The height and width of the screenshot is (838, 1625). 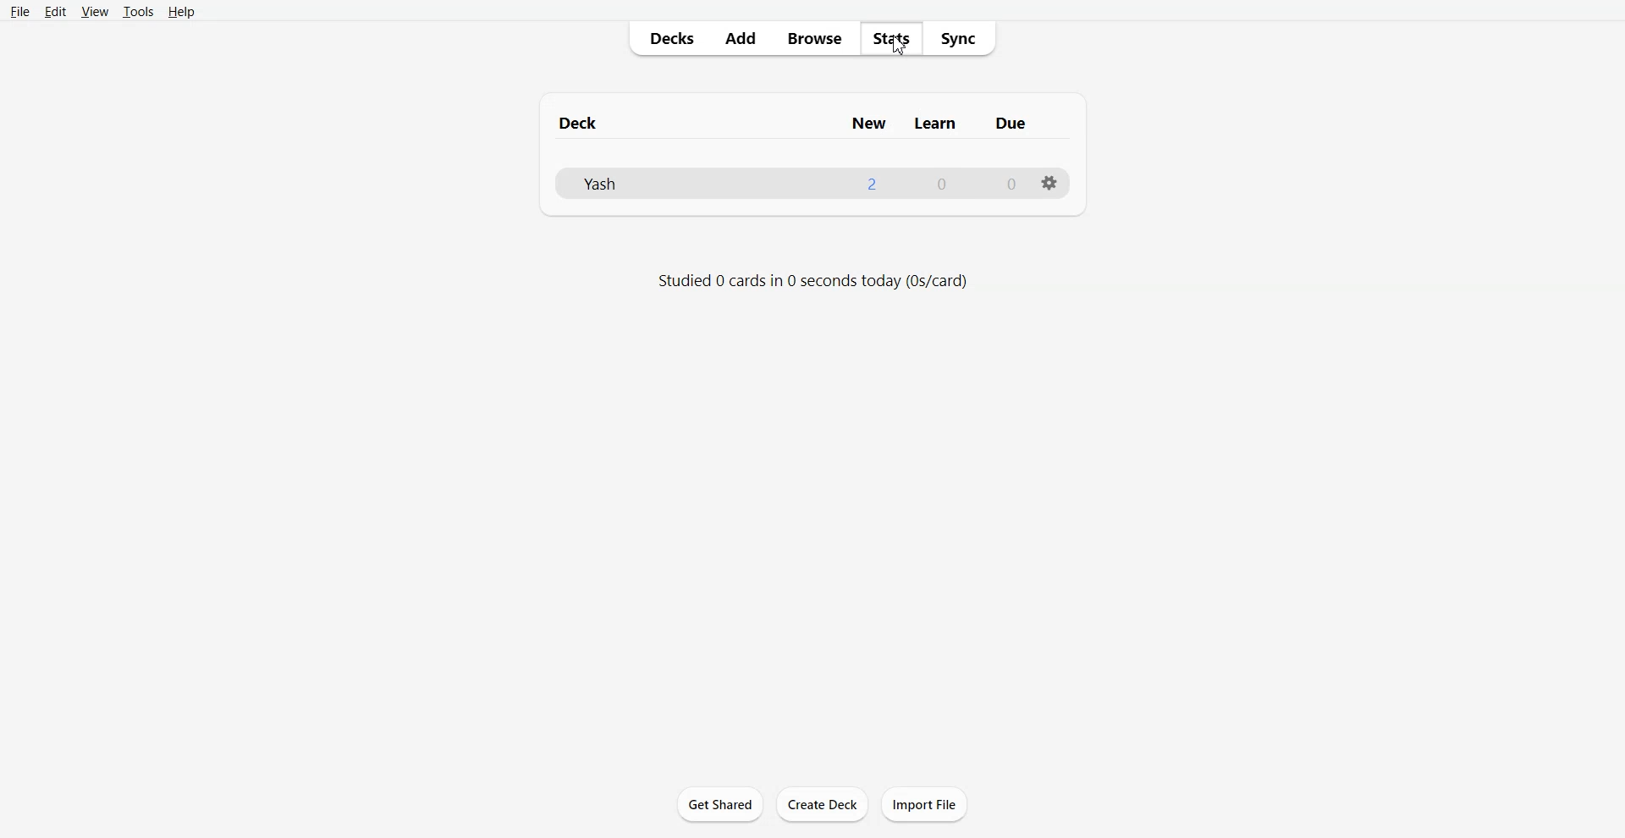 I want to click on Studied 0 cards in 0 seconds today (0s/card), so click(x=829, y=277).